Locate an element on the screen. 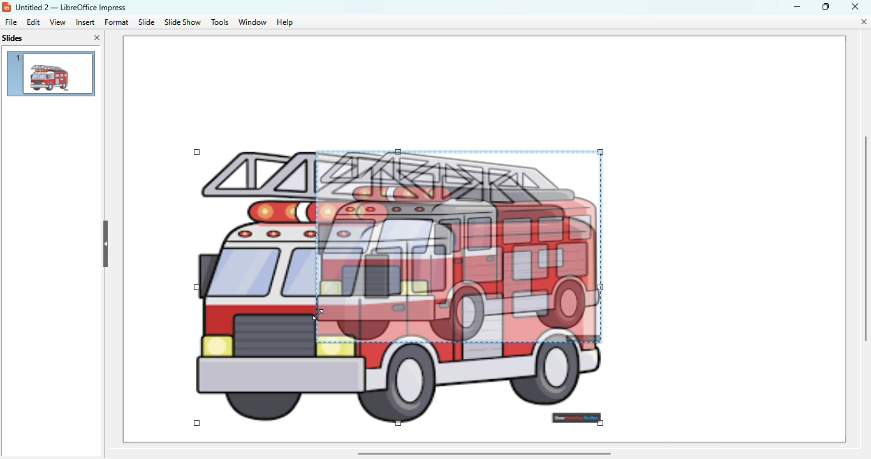  title is located at coordinates (71, 7).